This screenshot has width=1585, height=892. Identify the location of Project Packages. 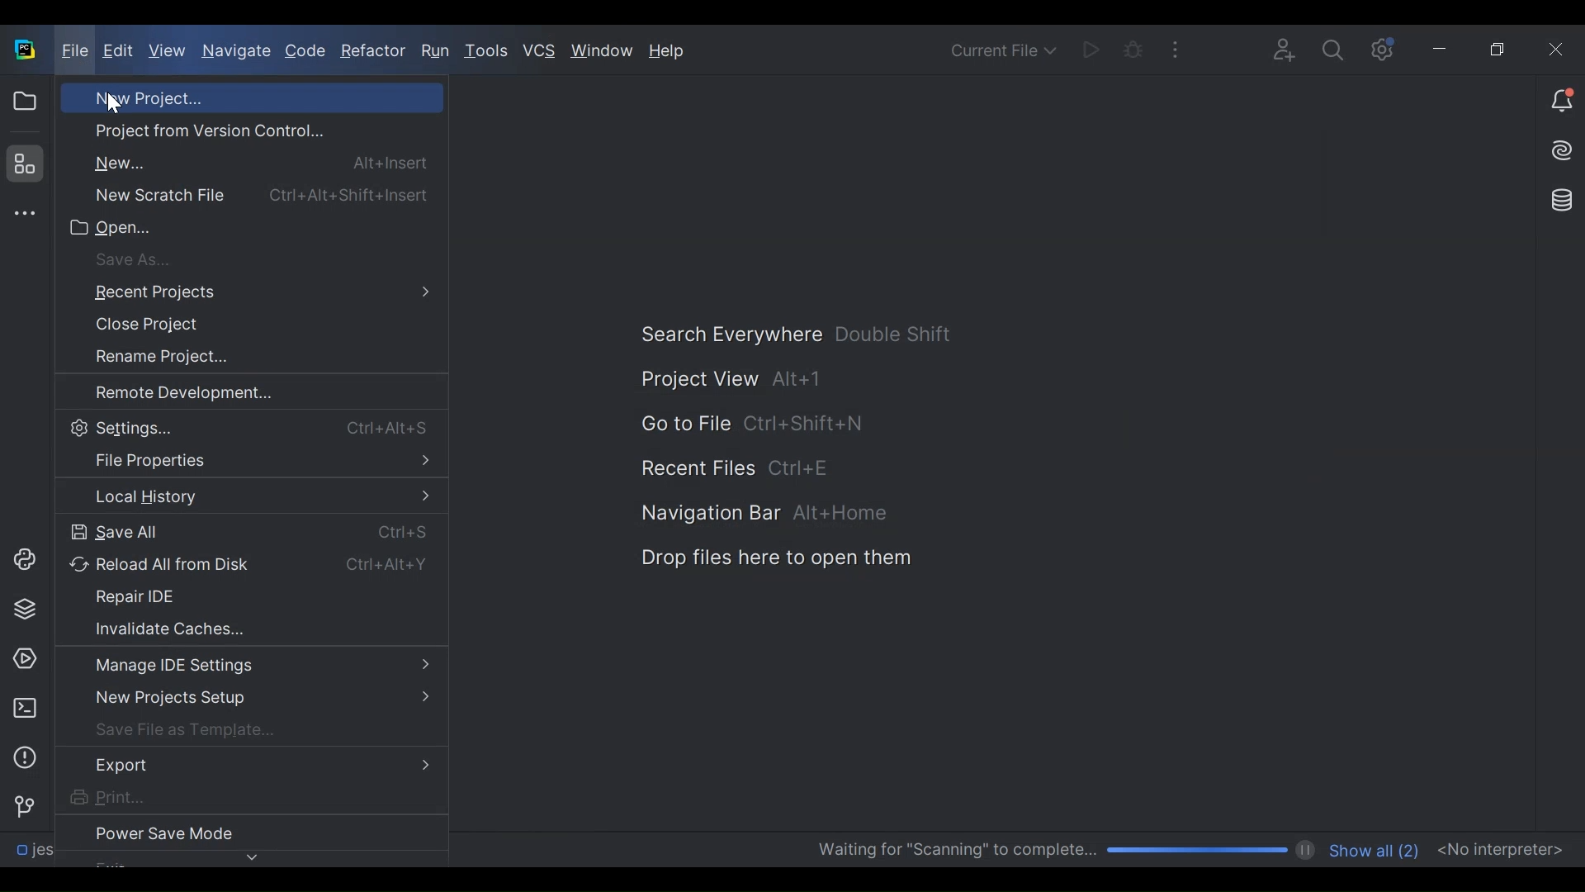
(21, 610).